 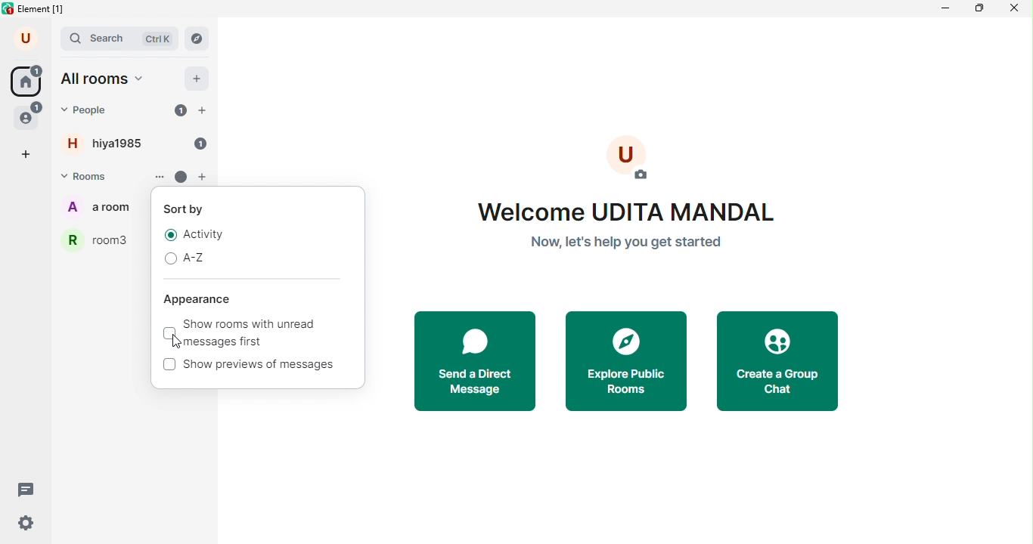 I want to click on sort by, so click(x=188, y=210).